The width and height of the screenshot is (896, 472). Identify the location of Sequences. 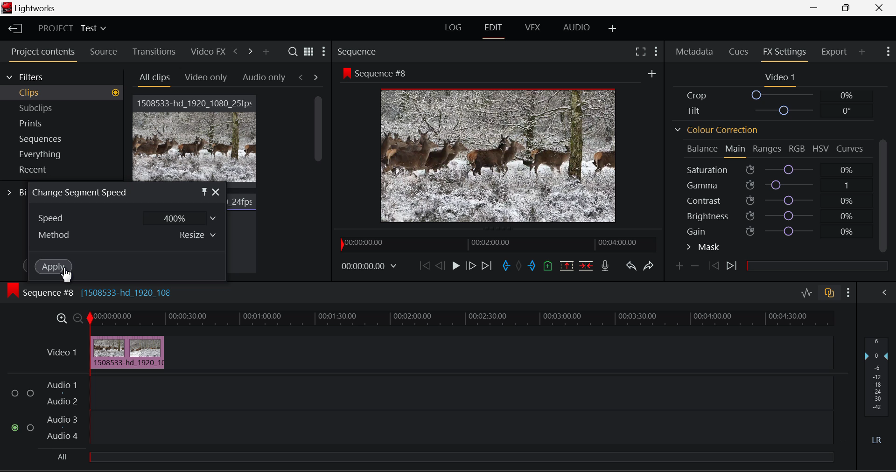
(66, 139).